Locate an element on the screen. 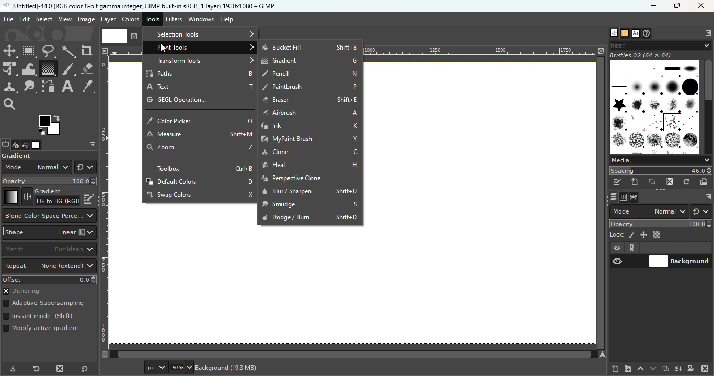  Shape is located at coordinates (49, 232).